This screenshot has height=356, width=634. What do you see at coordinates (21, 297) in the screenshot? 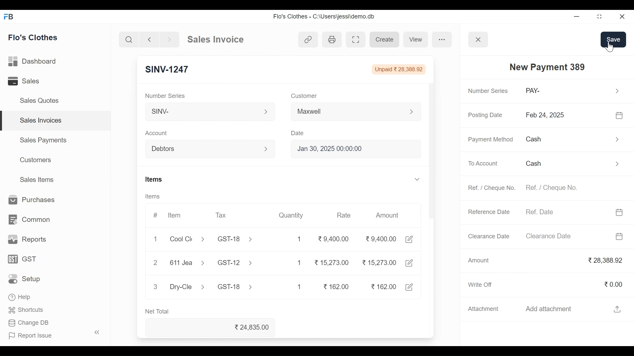
I see `‘Help` at bounding box center [21, 297].